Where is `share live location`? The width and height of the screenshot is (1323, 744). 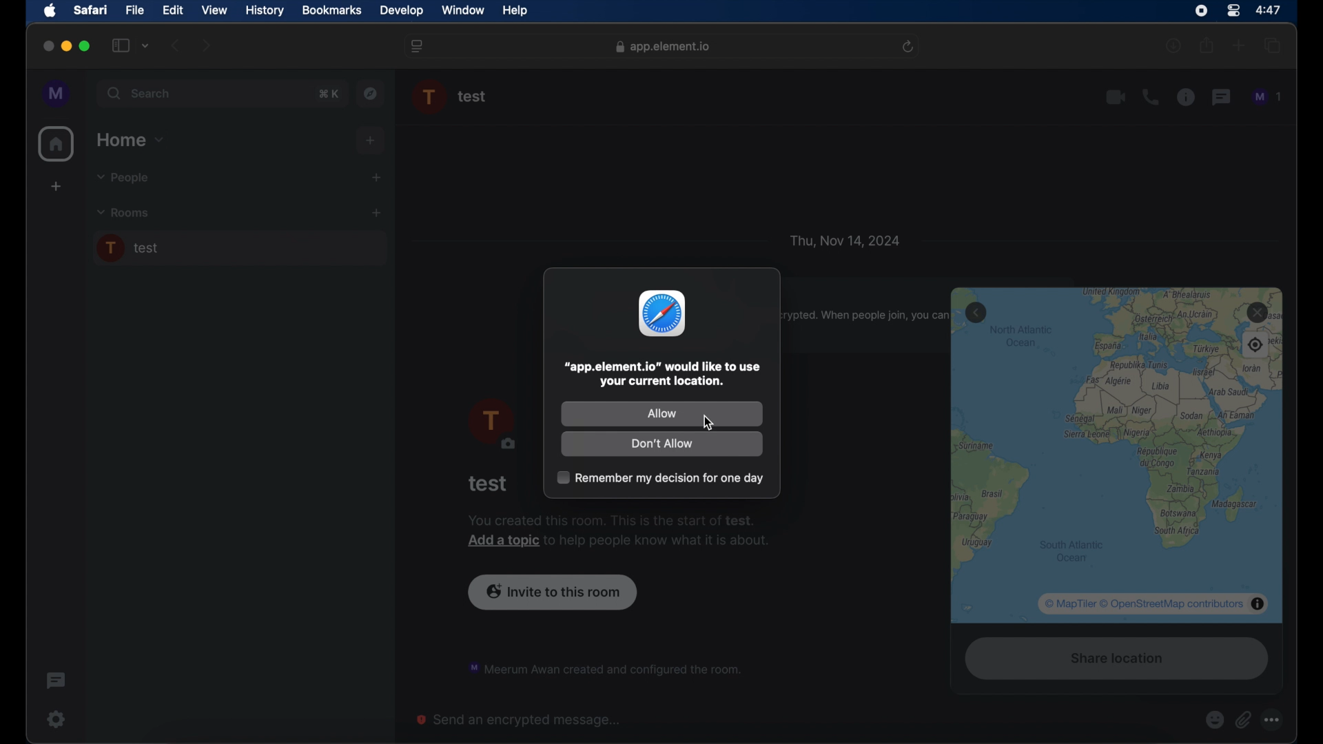 share live location is located at coordinates (1114, 661).